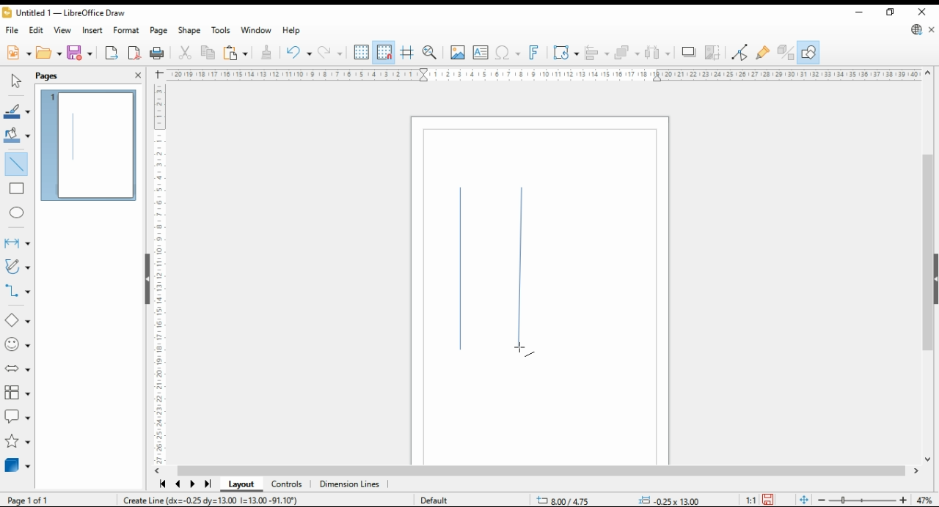 This screenshot has height=507, width=939. What do you see at coordinates (292, 31) in the screenshot?
I see `help` at bounding box center [292, 31].